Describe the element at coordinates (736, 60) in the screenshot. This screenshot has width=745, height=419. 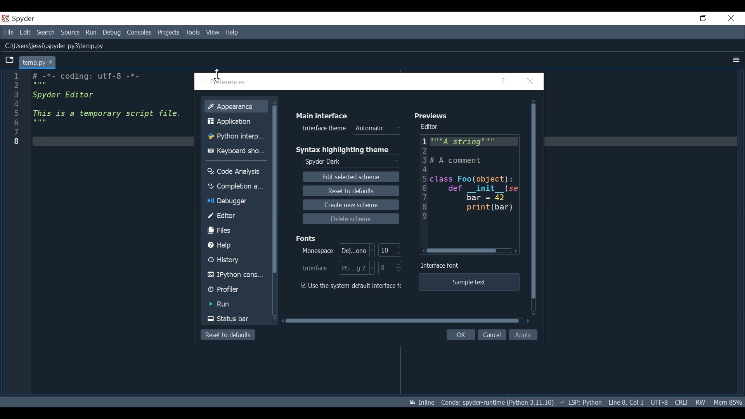
I see `More Options` at that location.